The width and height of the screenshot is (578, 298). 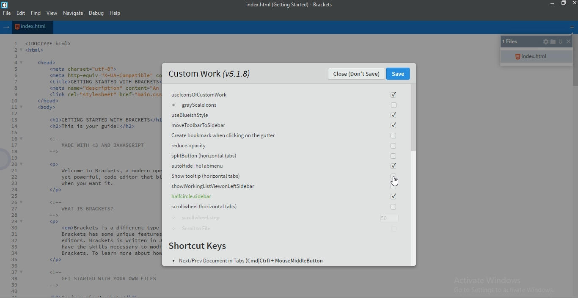 What do you see at coordinates (394, 181) in the screenshot?
I see `Cursor` at bounding box center [394, 181].